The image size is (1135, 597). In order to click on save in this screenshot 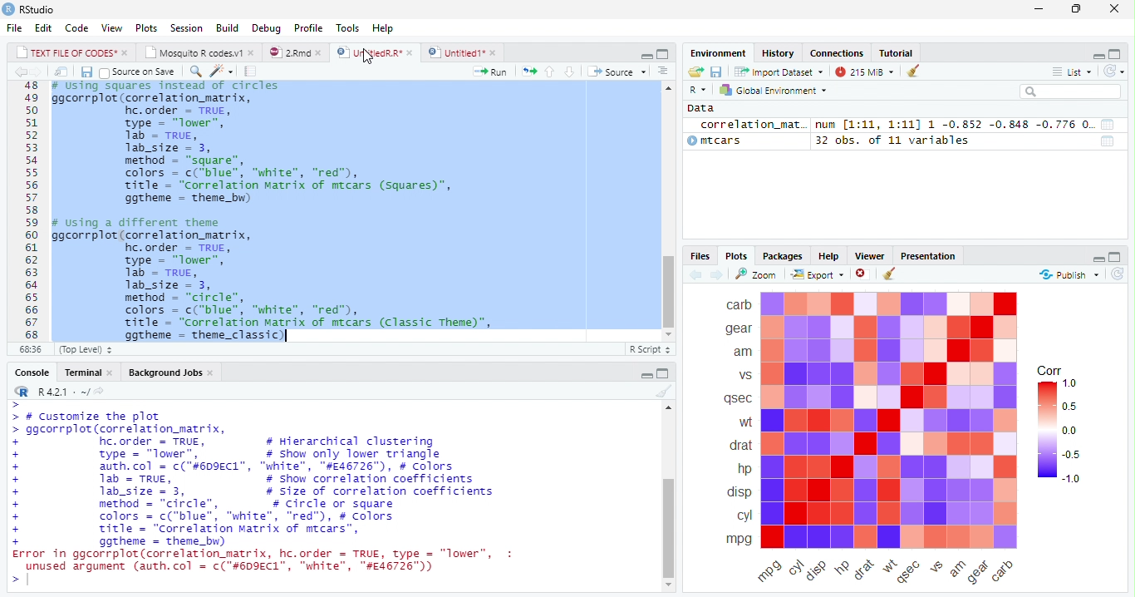, I will do `click(718, 72)`.